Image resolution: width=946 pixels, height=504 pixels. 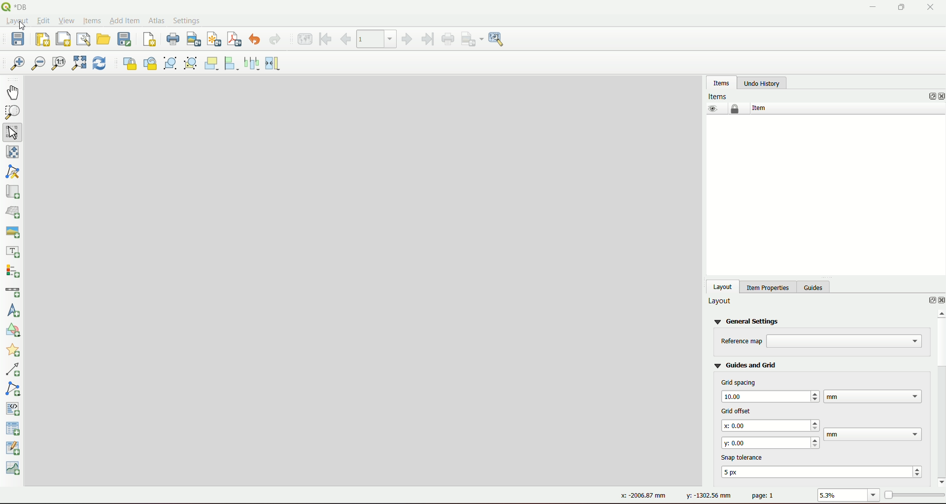 What do you see at coordinates (150, 63) in the screenshot?
I see `unlock all items` at bounding box center [150, 63].